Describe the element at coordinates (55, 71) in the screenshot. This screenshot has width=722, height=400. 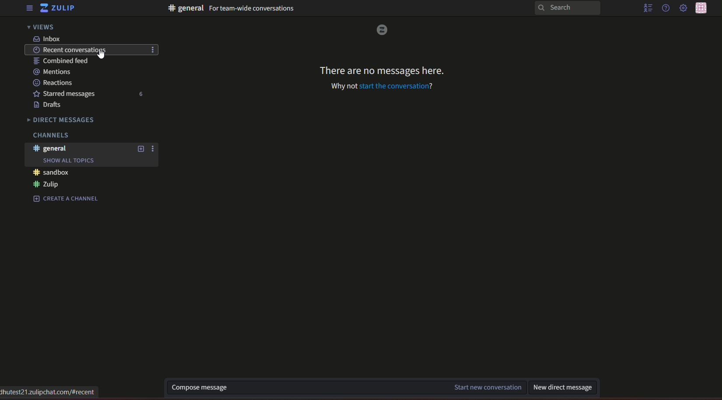
I see `mentions` at that location.